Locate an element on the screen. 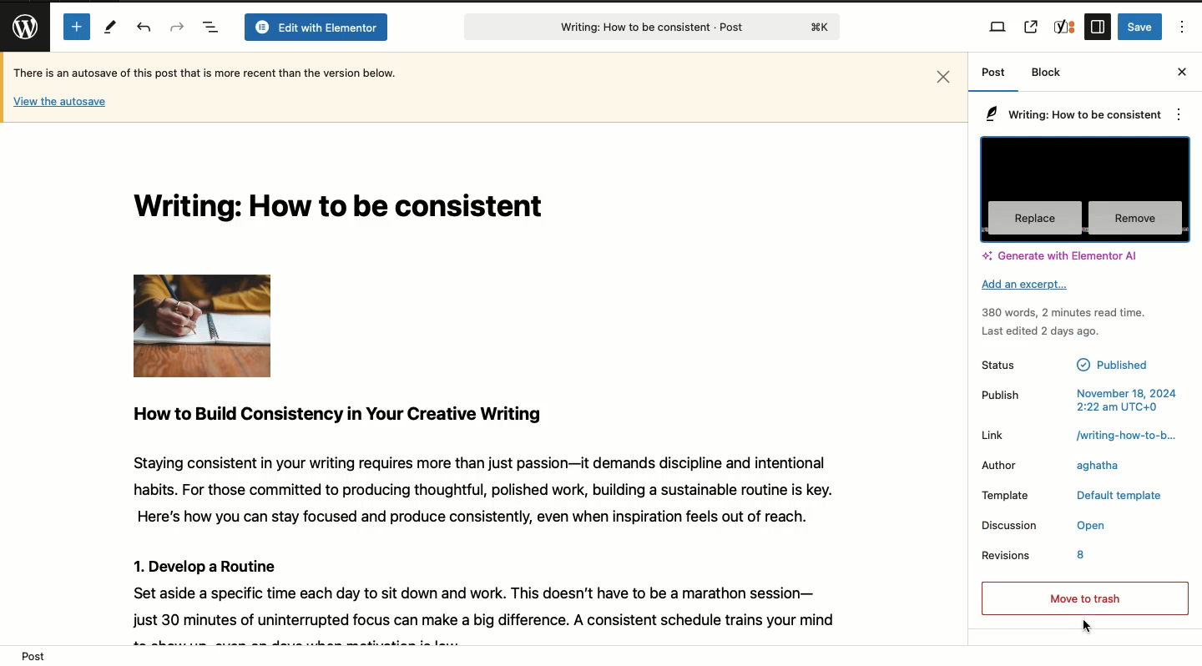 Image resolution: width=1202 pixels, height=666 pixels. /writing-how-to-b... is located at coordinates (1119, 435).